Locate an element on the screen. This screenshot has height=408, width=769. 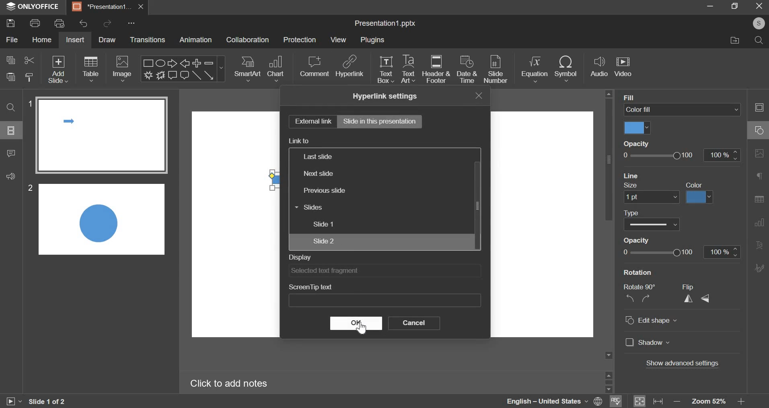
 is located at coordinates (58, 58).